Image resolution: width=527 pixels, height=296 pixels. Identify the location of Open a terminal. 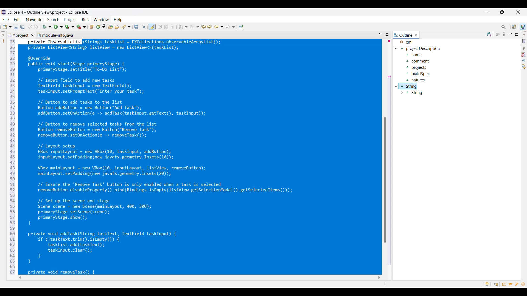
(136, 27).